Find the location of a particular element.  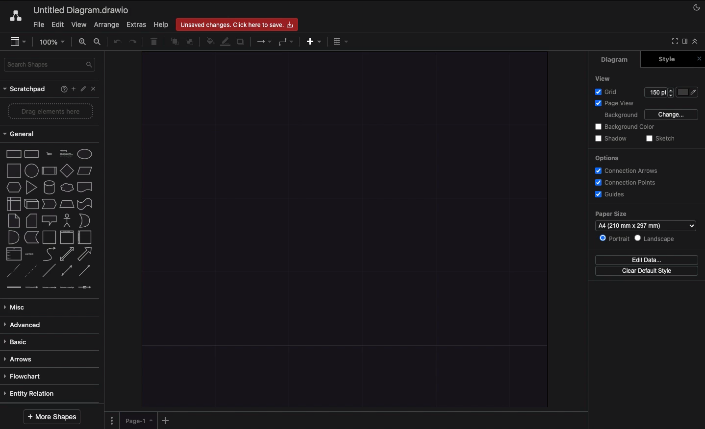

Shadow is located at coordinates (241, 44).